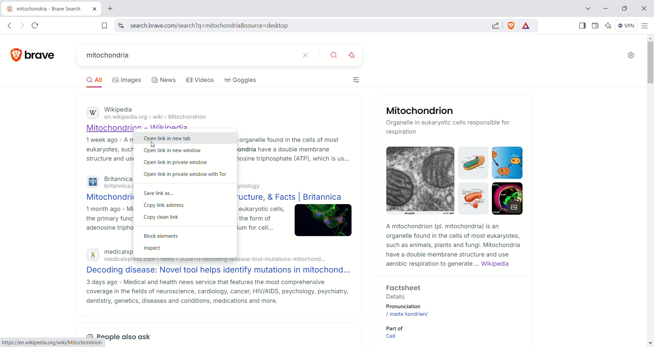 This screenshot has width=654, height=347. What do you see at coordinates (393, 297) in the screenshot?
I see `Details` at bounding box center [393, 297].